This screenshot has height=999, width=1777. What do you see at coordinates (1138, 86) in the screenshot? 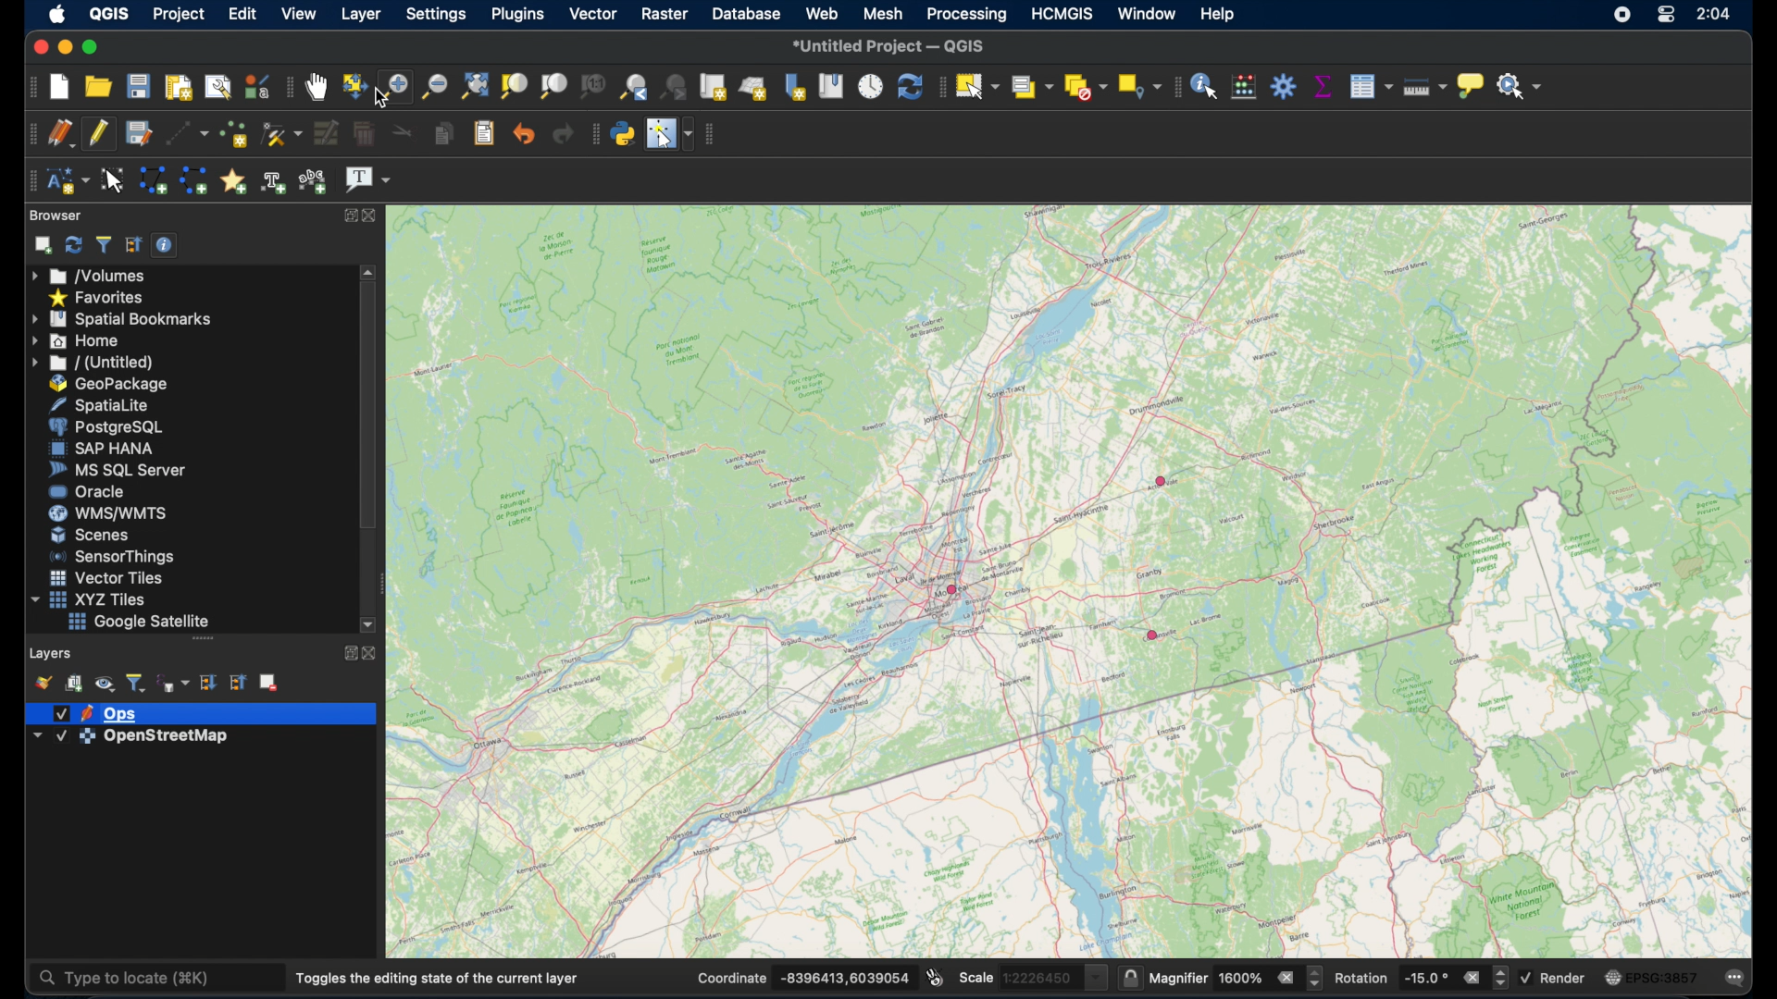
I see `select key location` at bounding box center [1138, 86].